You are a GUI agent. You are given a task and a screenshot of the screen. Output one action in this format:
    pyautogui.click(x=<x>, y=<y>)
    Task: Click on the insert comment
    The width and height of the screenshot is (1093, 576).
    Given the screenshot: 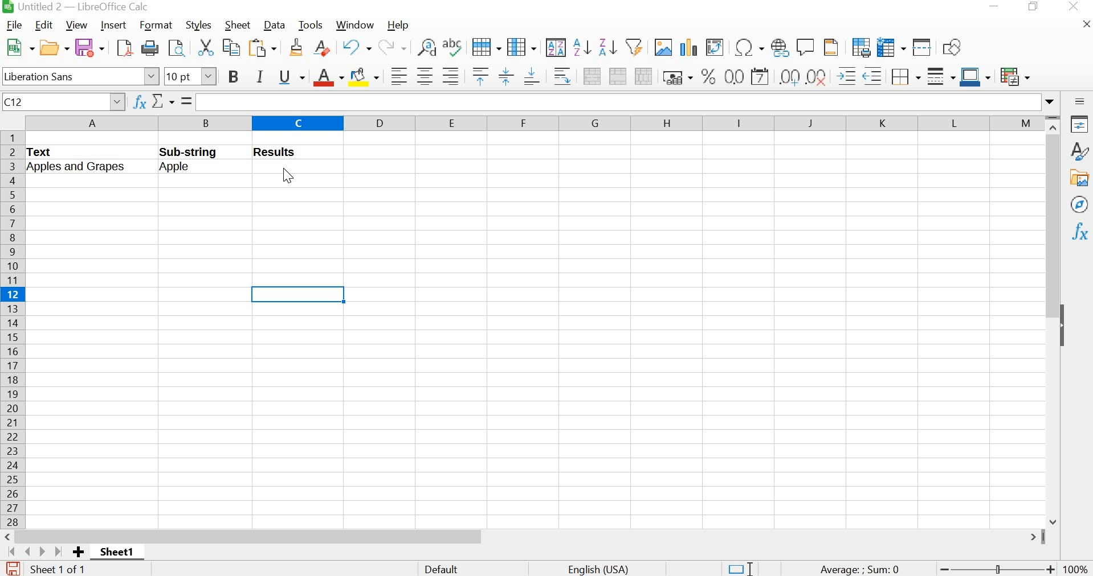 What is the action you would take?
    pyautogui.click(x=806, y=46)
    